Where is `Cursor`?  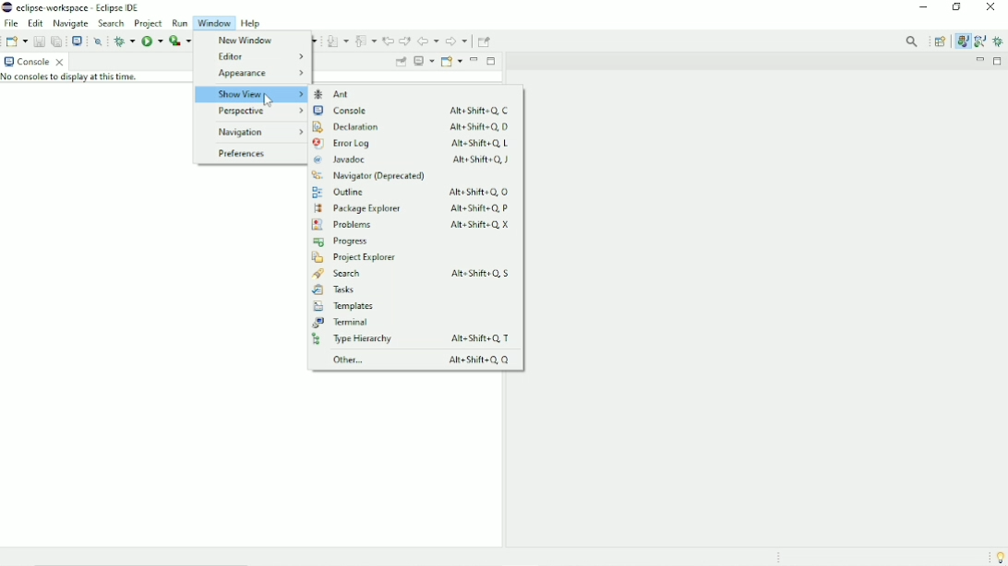 Cursor is located at coordinates (267, 101).